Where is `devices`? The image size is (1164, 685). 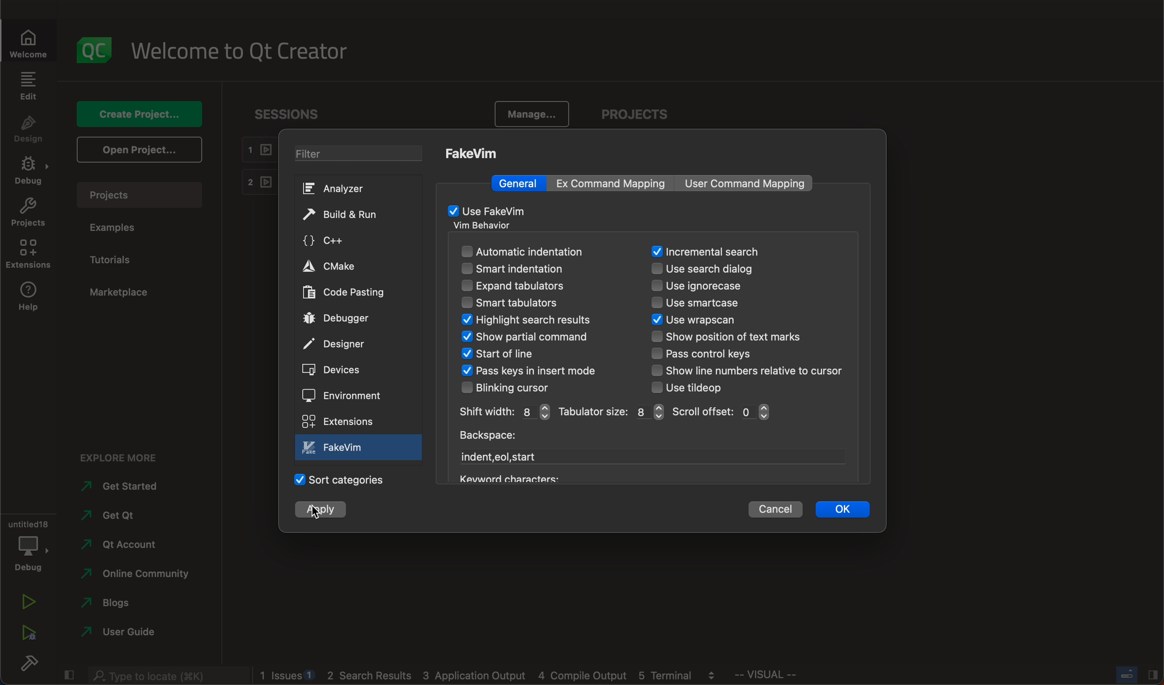 devices is located at coordinates (337, 371).